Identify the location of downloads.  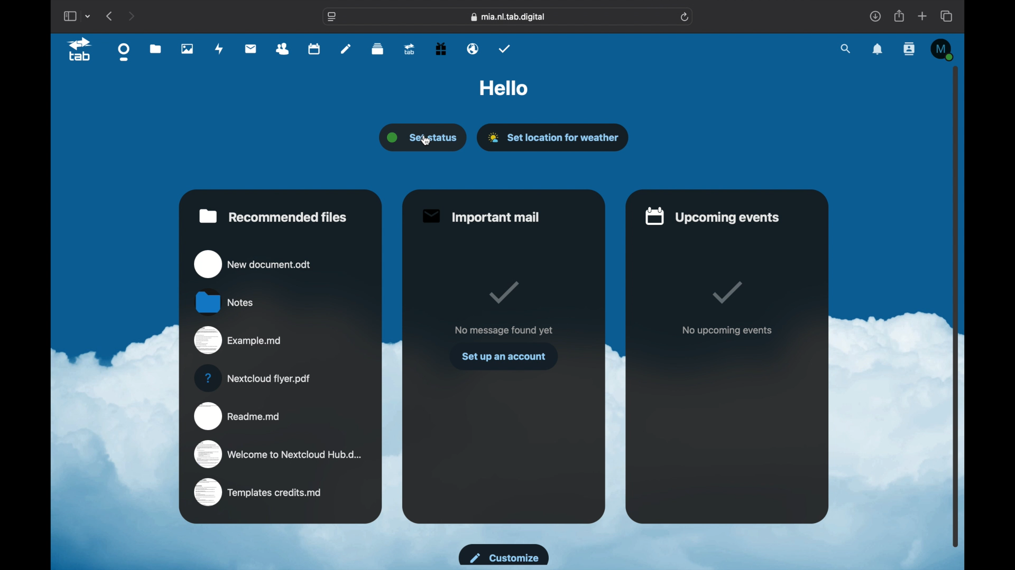
(875, 16).